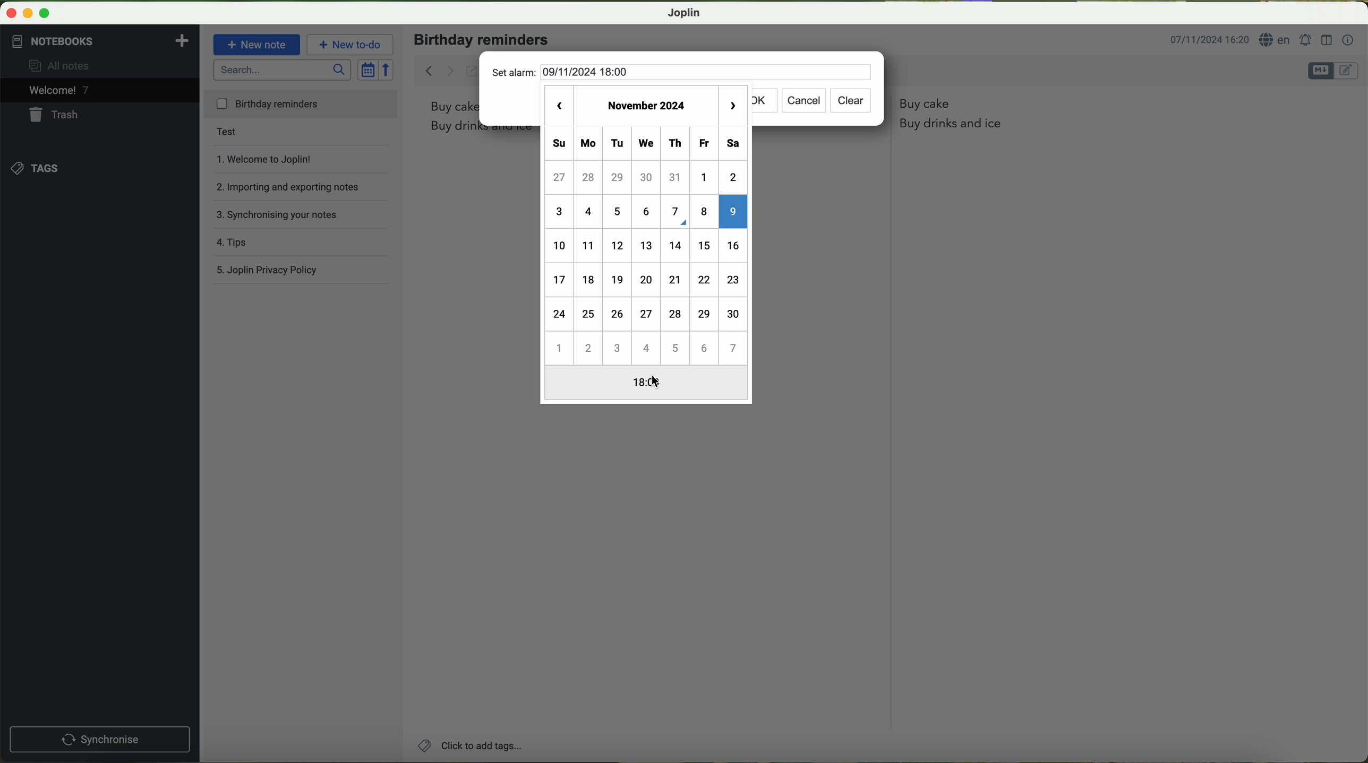  I want to click on search bar, so click(282, 71).